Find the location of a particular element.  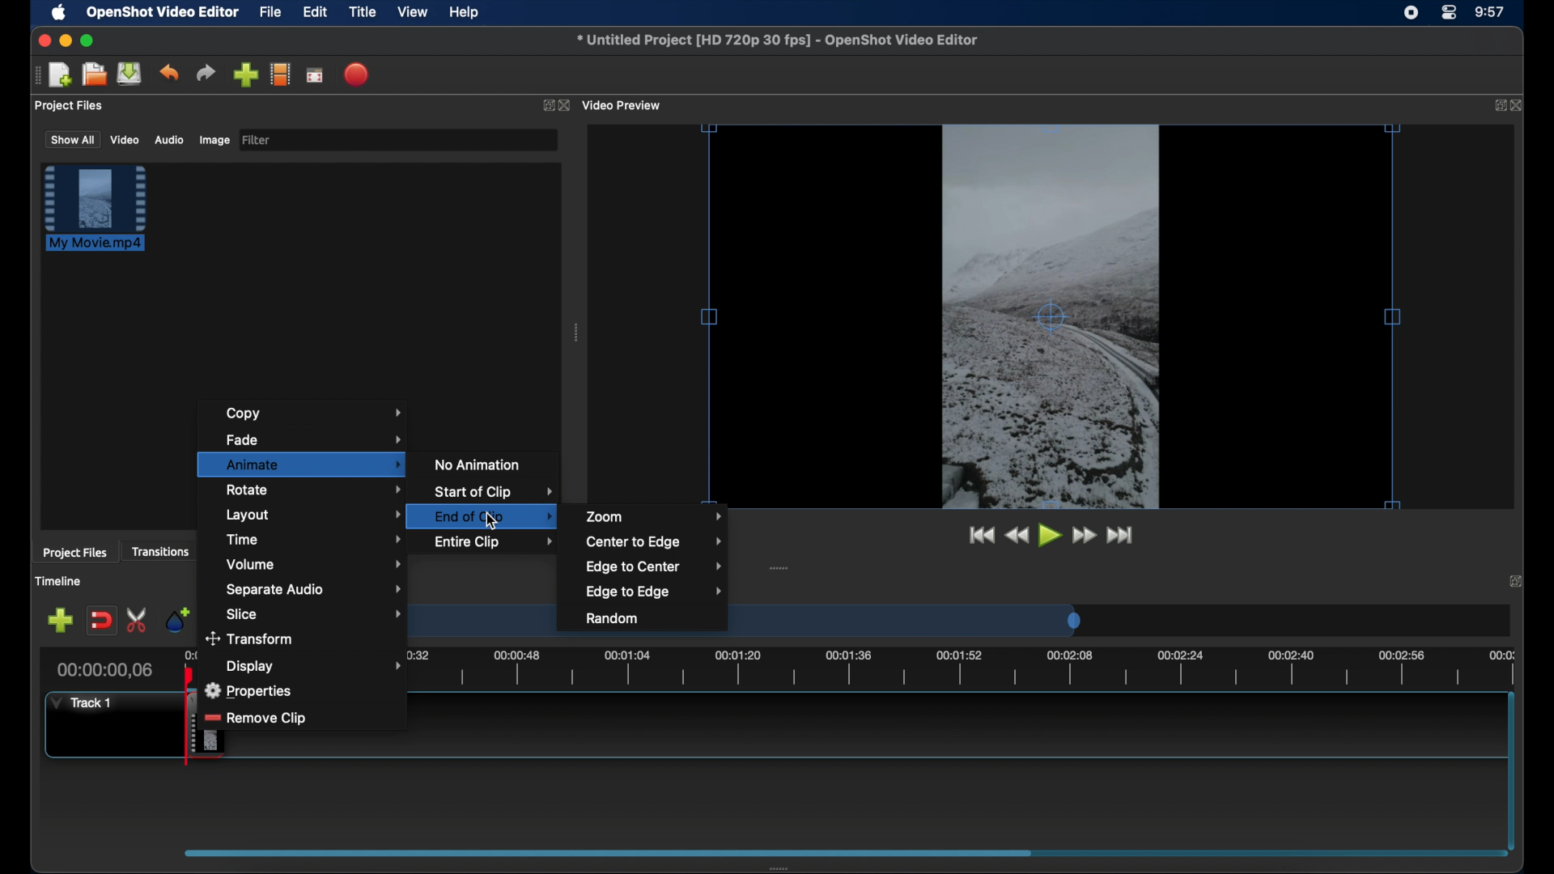

video is located at coordinates (125, 139).